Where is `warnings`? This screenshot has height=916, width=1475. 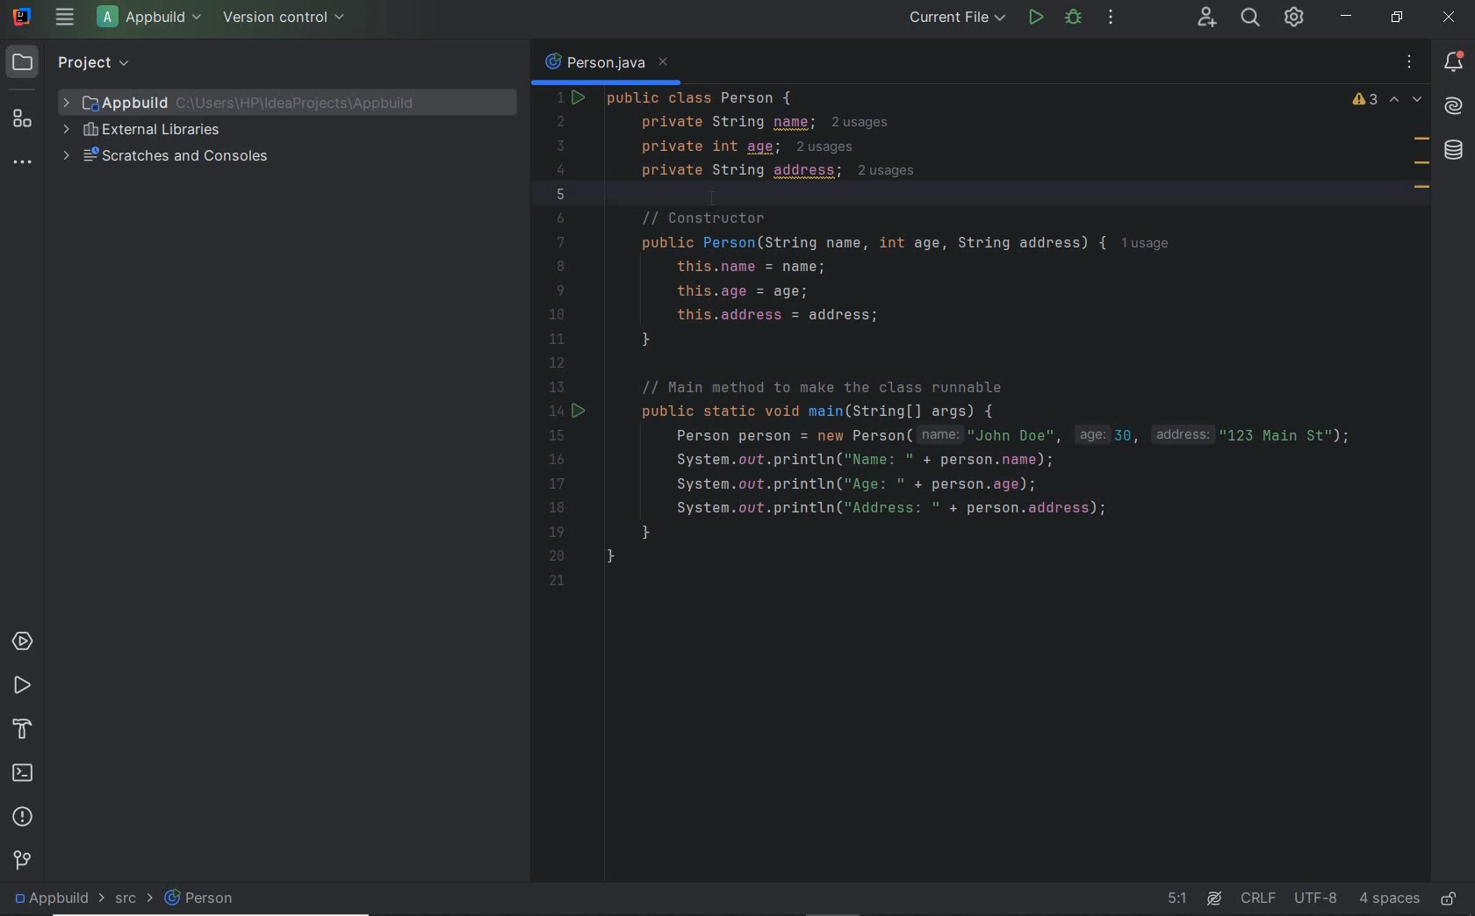 warnings is located at coordinates (1365, 101).